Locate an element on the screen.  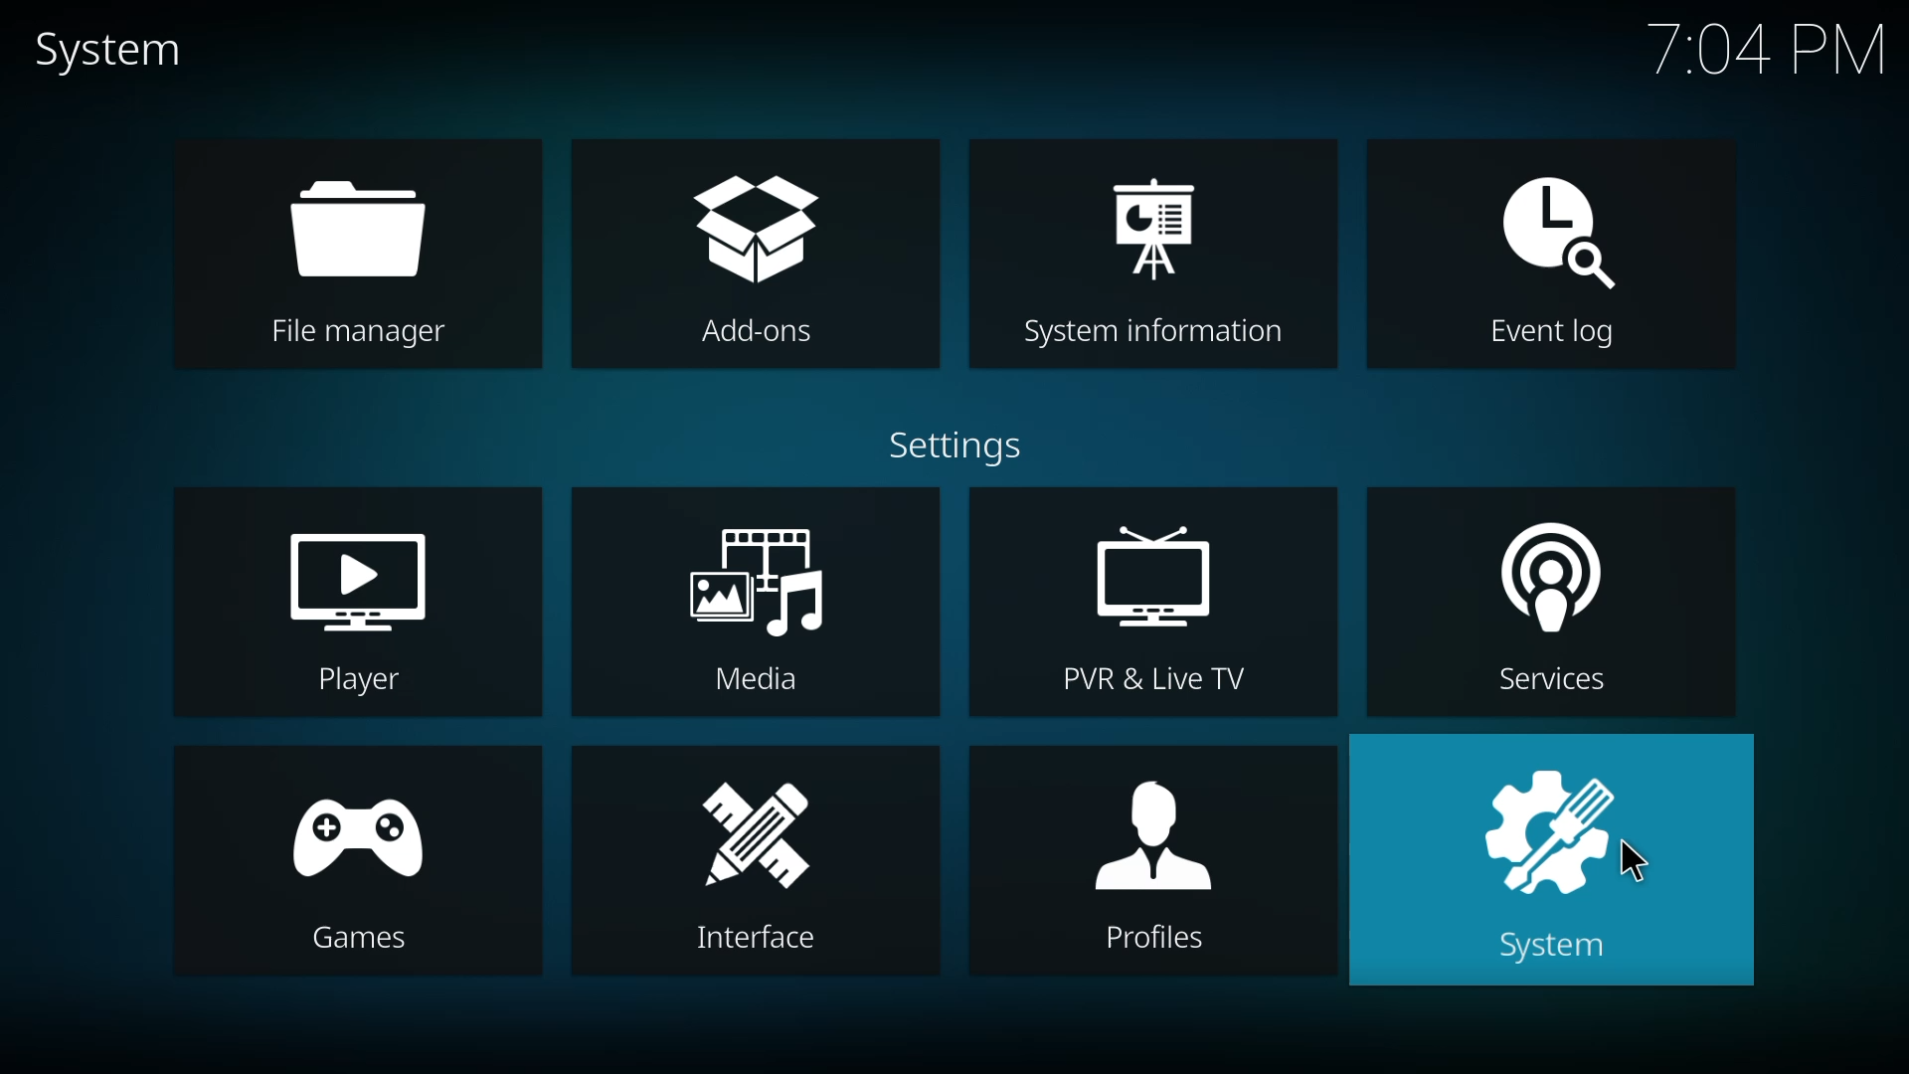
system is located at coordinates (121, 52).